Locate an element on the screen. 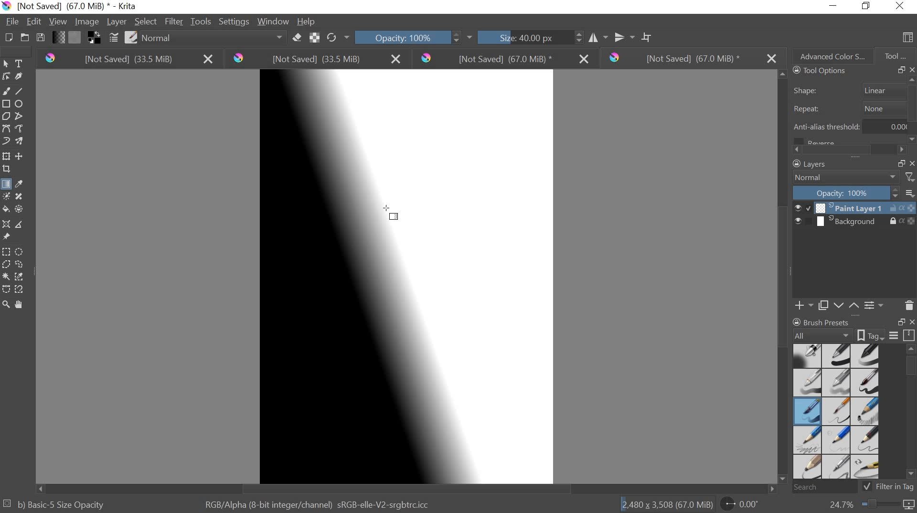 The height and width of the screenshot is (513, 917). FILL GRADIENTS is located at coordinates (60, 38).